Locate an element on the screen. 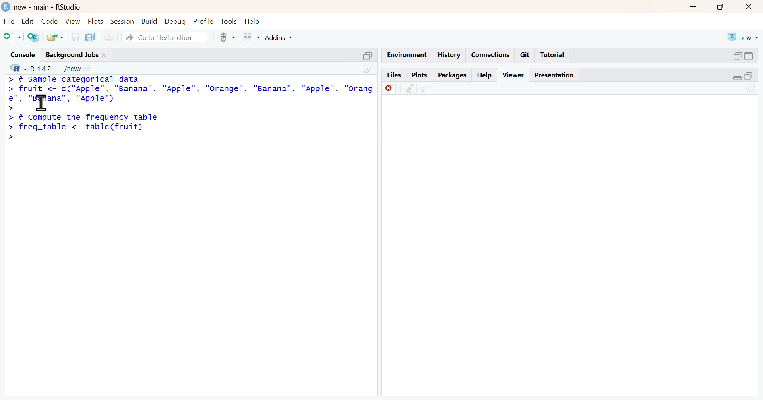  expand is located at coordinates (734, 77).